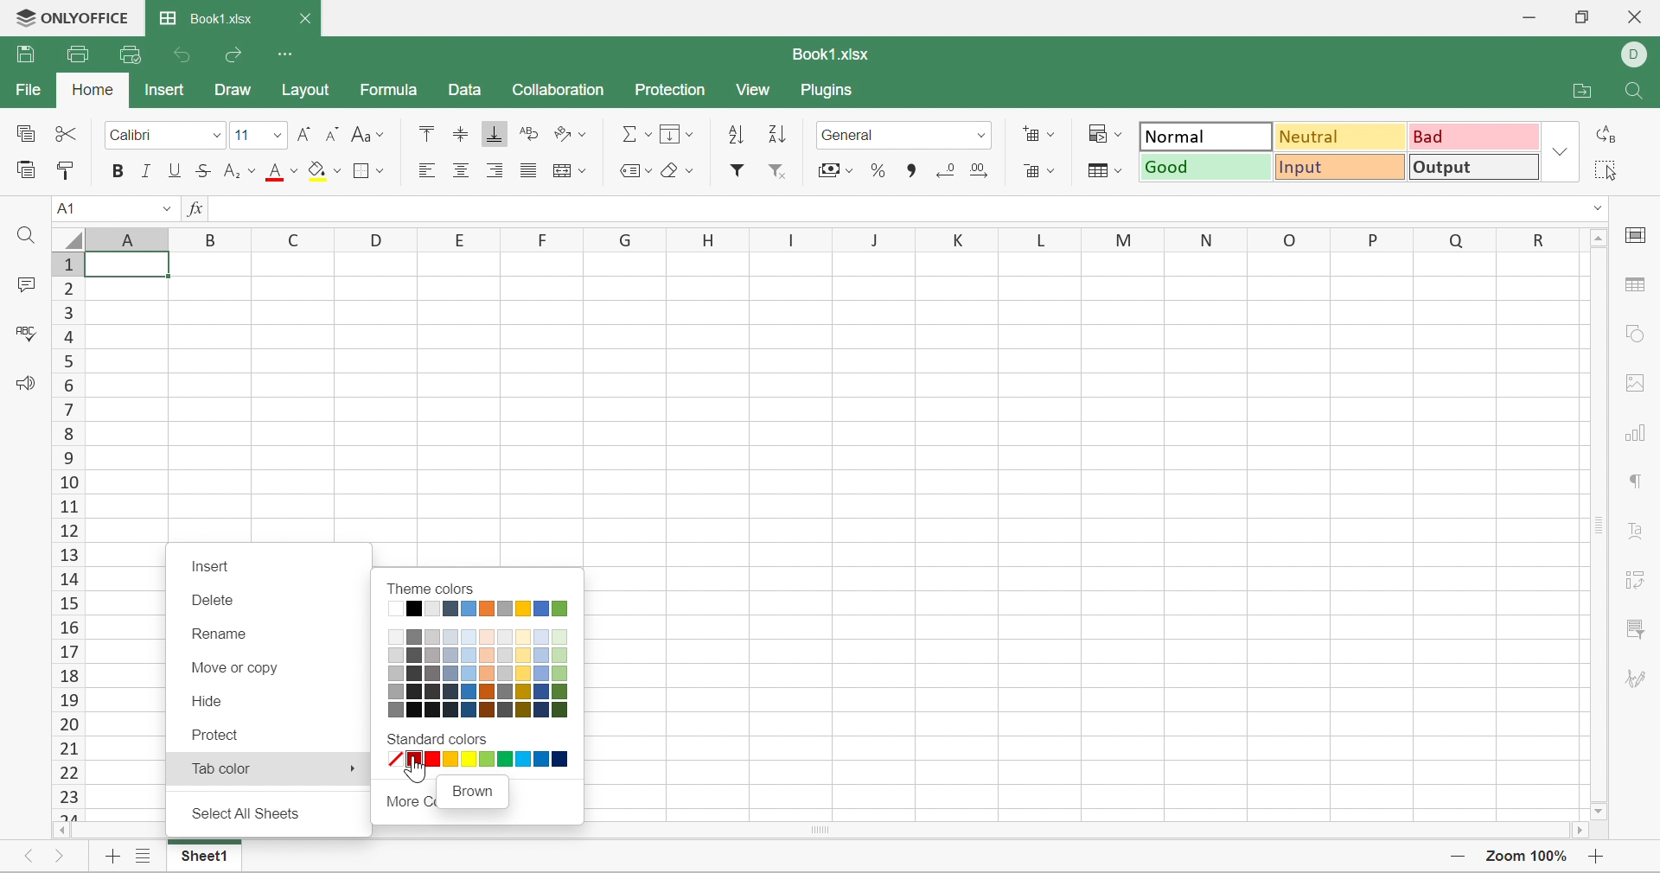 The image size is (1660, 873). What do you see at coordinates (120, 173) in the screenshot?
I see `bold` at bounding box center [120, 173].